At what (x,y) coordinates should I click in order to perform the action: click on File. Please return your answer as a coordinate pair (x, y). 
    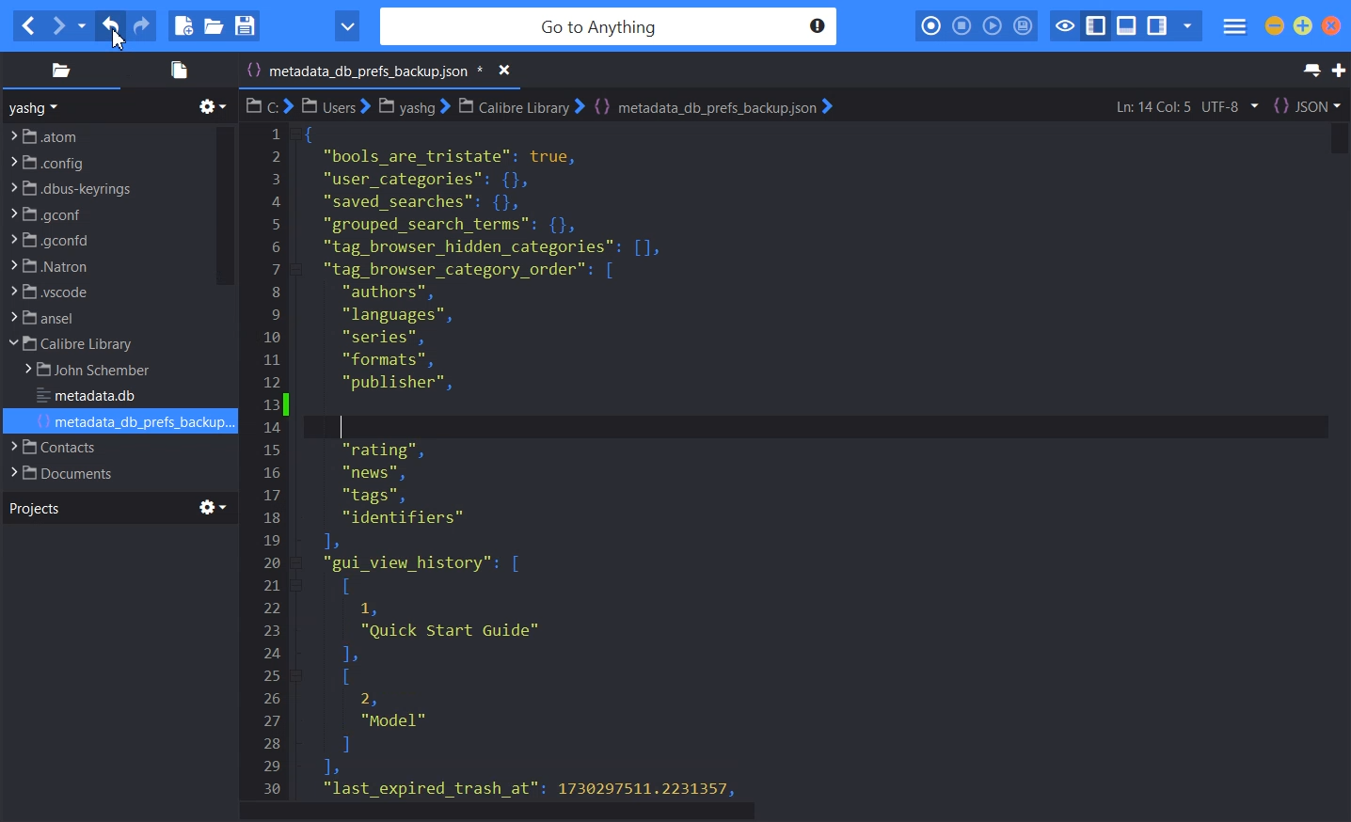
    Looking at the image, I should click on (103, 472).